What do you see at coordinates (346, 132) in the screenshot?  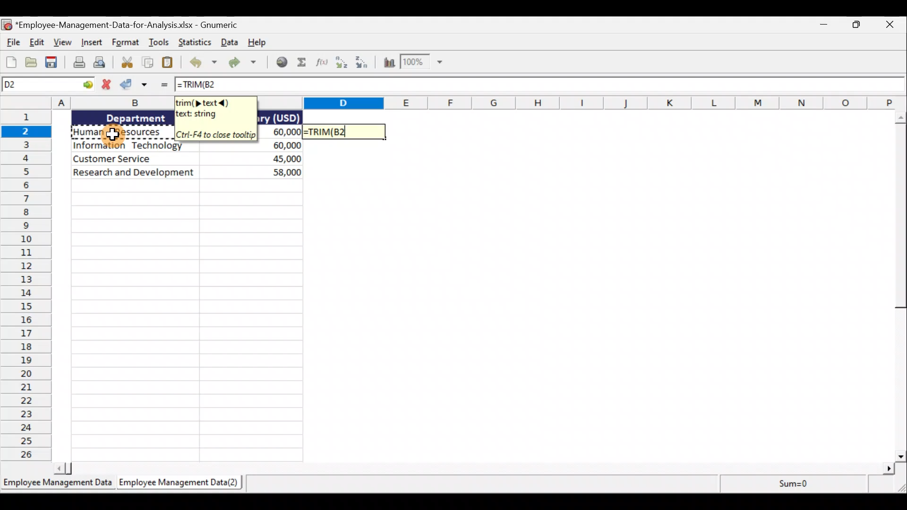 I see `=TRIM(B2` at bounding box center [346, 132].